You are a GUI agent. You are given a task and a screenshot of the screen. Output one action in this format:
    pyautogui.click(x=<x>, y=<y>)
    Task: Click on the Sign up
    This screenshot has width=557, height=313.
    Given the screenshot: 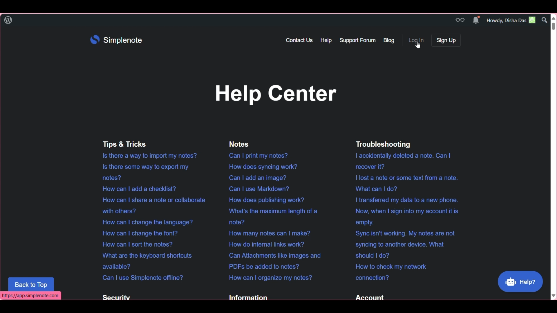 What is the action you would take?
    pyautogui.click(x=446, y=40)
    